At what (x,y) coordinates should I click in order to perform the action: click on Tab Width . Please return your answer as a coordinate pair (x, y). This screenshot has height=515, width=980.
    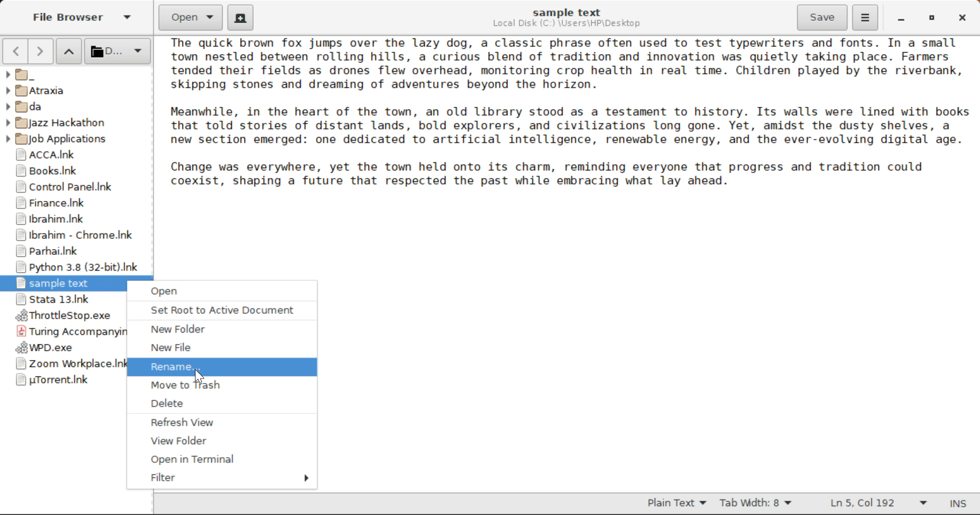
    Looking at the image, I should click on (756, 504).